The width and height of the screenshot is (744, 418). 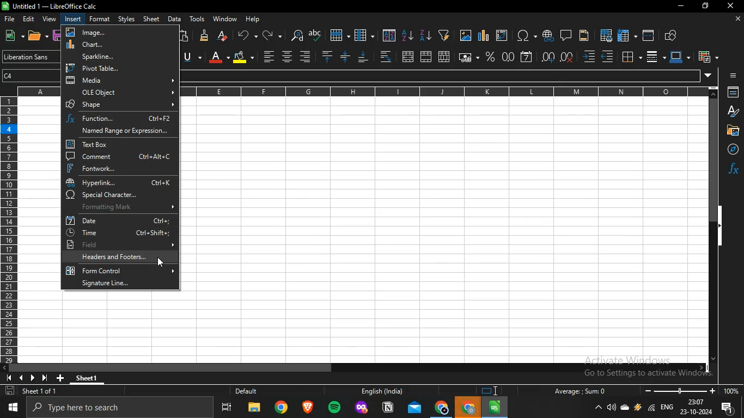 What do you see at coordinates (120, 103) in the screenshot?
I see `shape` at bounding box center [120, 103].